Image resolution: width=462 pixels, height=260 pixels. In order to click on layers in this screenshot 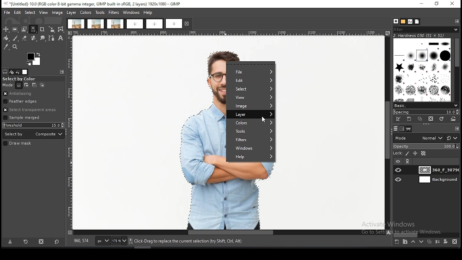, I will do `click(396, 129)`.